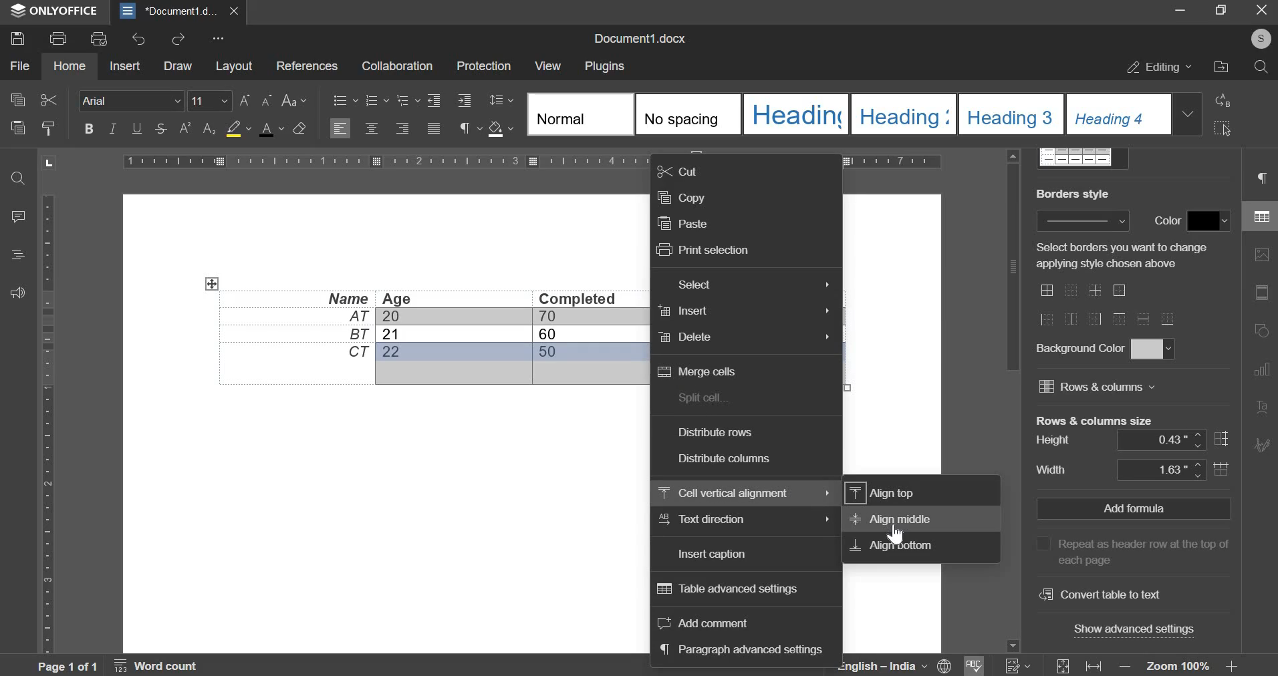 The width and height of the screenshot is (1278, 676). Describe the element at coordinates (16, 100) in the screenshot. I see `copy` at that location.